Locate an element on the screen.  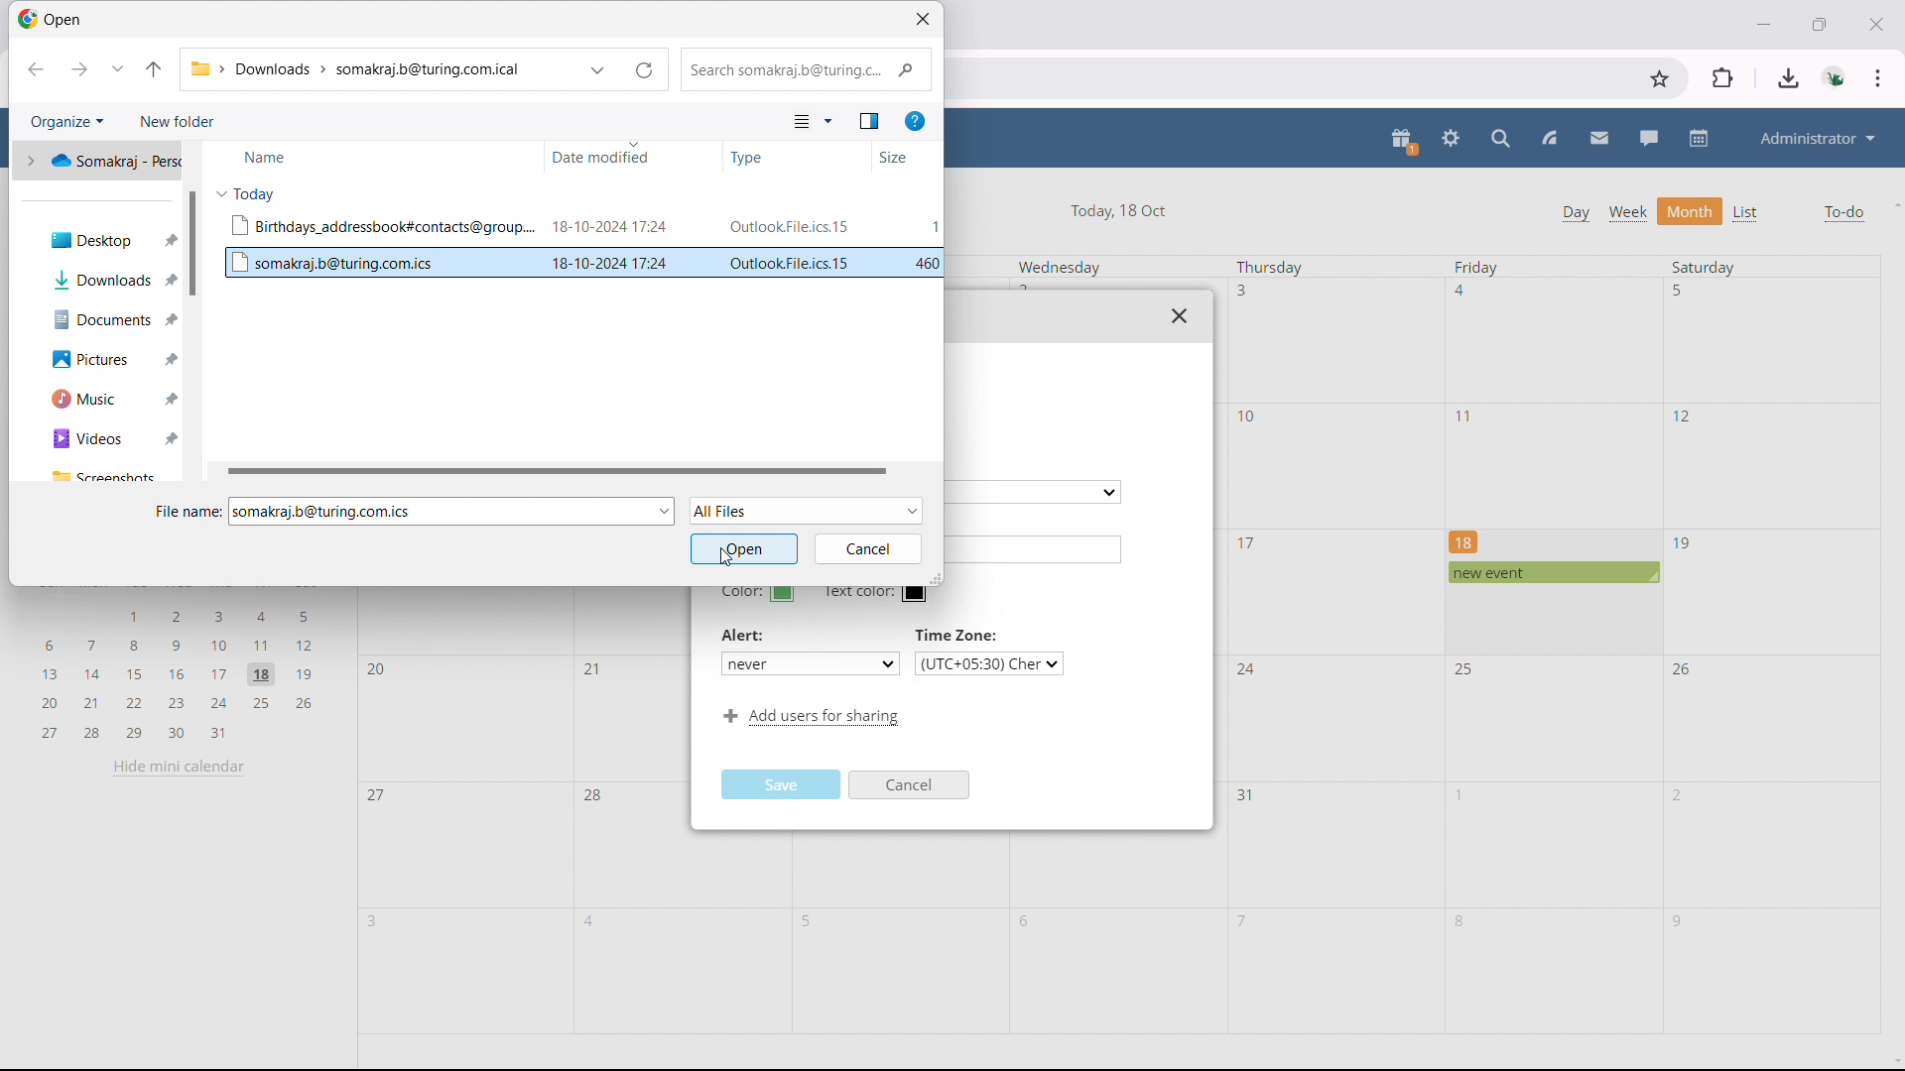
19 is located at coordinates (1684, 544).